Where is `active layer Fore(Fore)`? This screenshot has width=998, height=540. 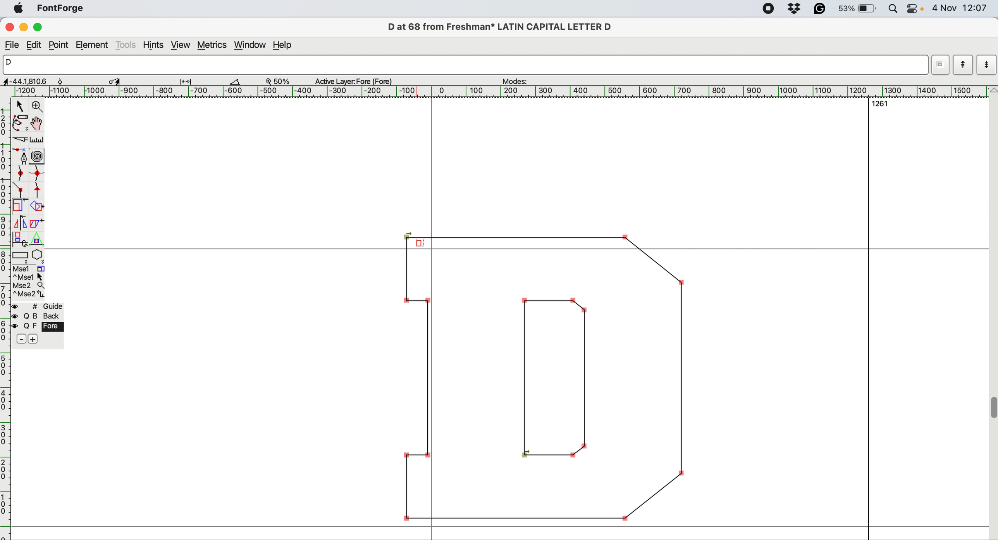
active layer Fore(Fore) is located at coordinates (357, 82).